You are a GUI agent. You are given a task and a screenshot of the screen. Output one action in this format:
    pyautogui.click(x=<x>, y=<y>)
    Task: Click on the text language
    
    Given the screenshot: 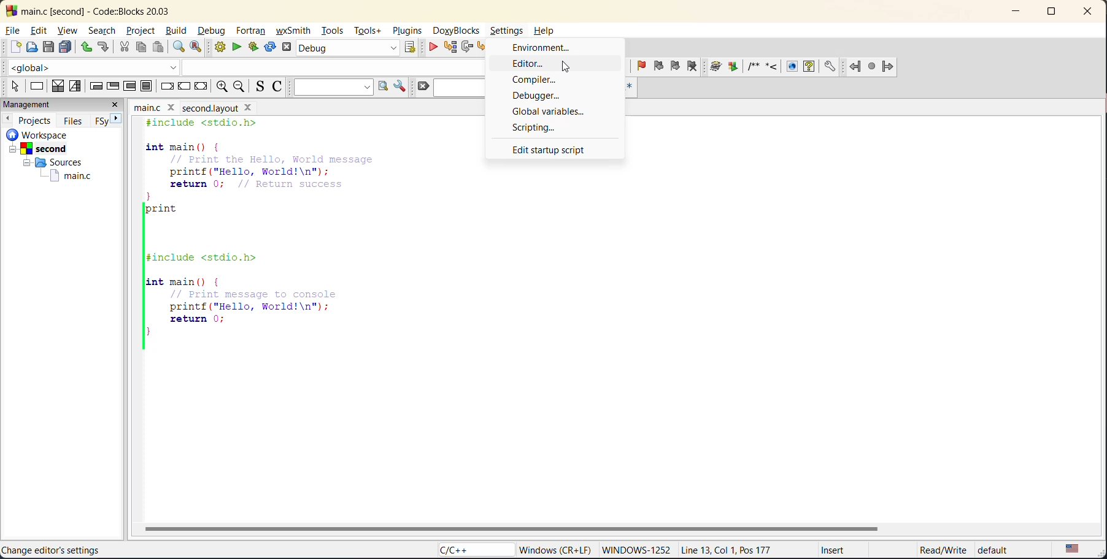 What is the action you would take?
    pyautogui.click(x=1074, y=549)
    